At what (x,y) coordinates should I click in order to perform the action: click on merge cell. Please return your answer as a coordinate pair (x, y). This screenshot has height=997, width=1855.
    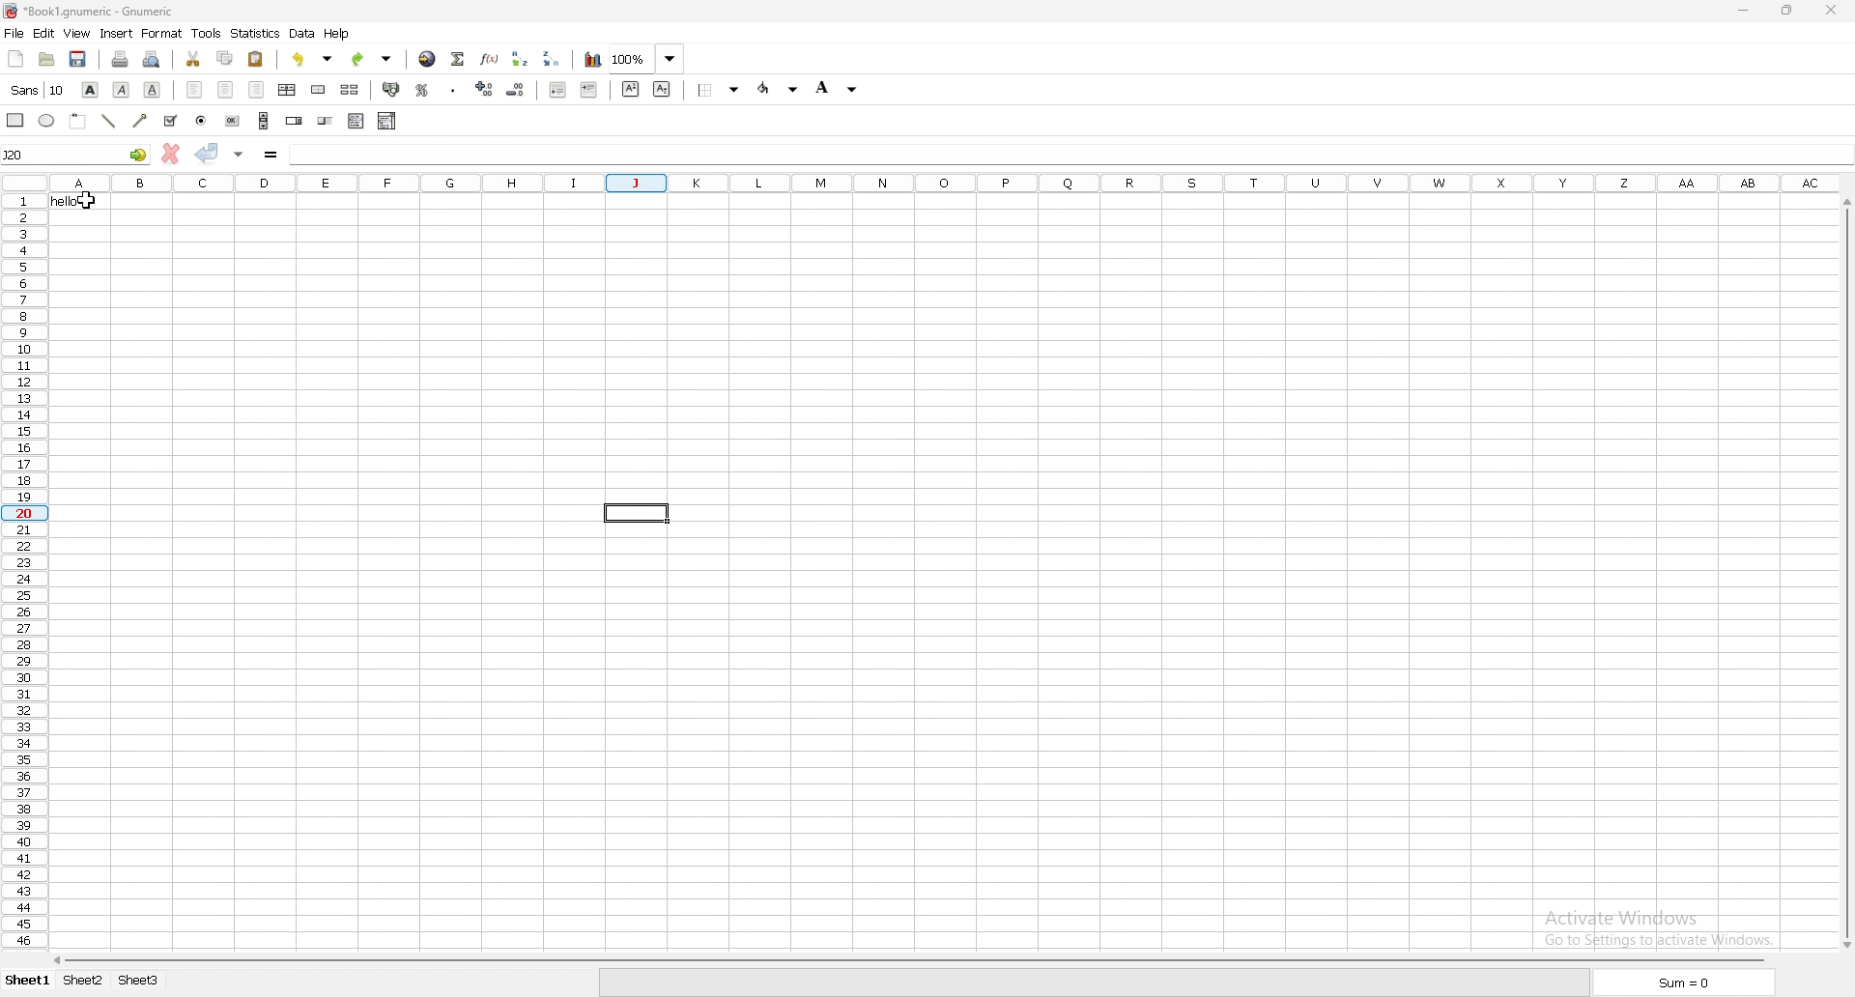
    Looking at the image, I should click on (320, 89).